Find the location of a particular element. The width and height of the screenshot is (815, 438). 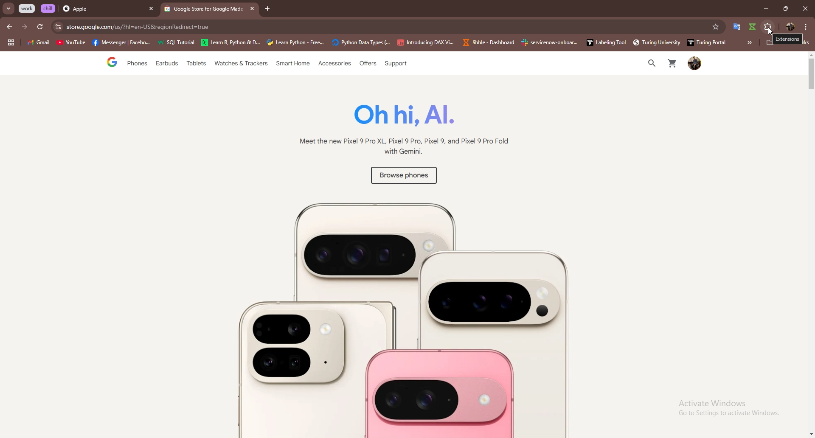

cursor is located at coordinates (772, 32).